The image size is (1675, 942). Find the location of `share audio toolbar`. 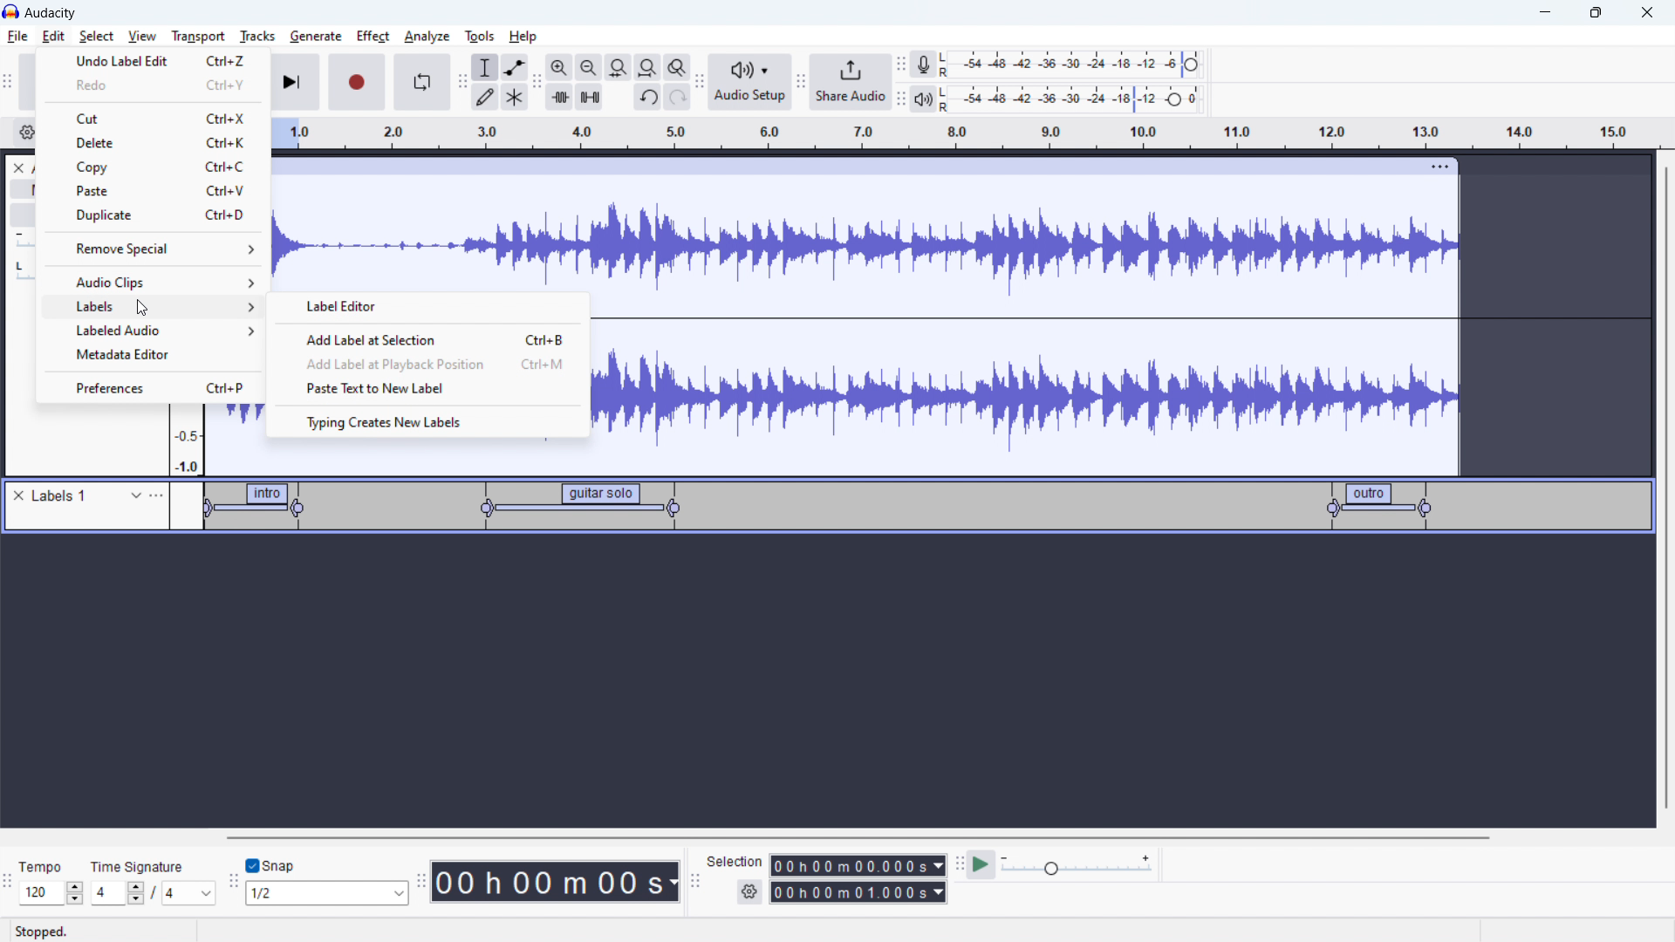

share audio toolbar is located at coordinates (801, 84).